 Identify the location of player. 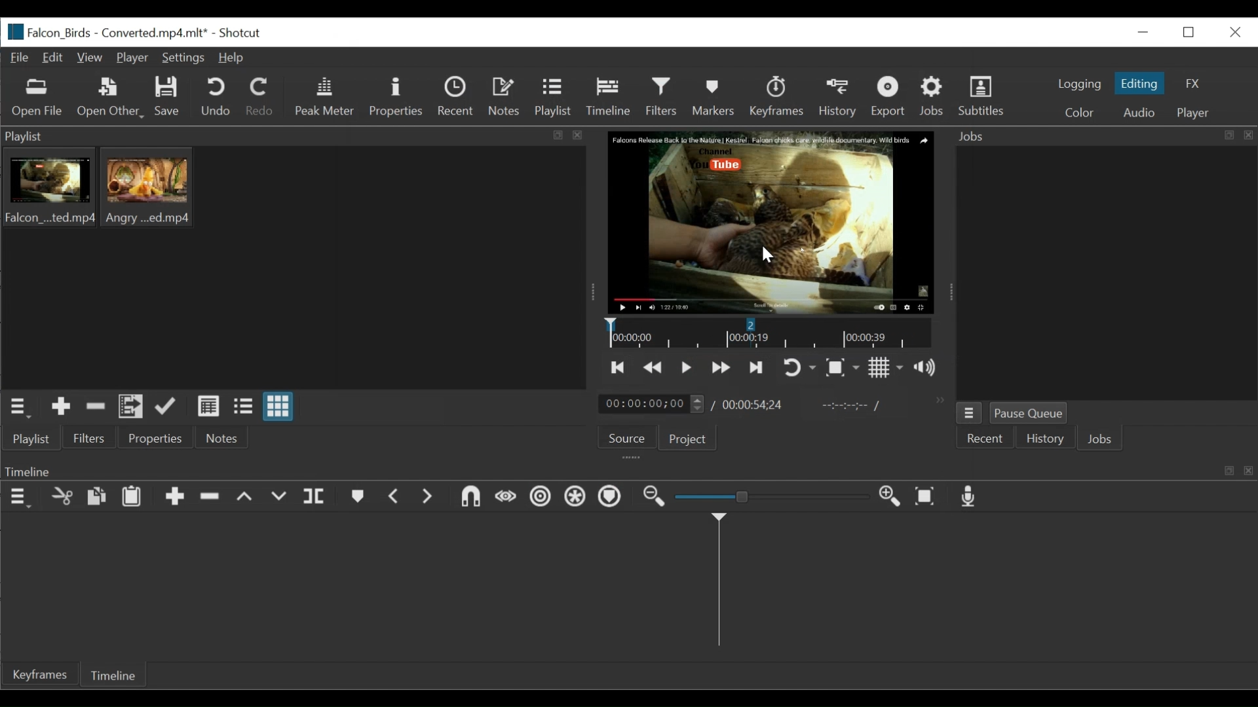
(1196, 114).